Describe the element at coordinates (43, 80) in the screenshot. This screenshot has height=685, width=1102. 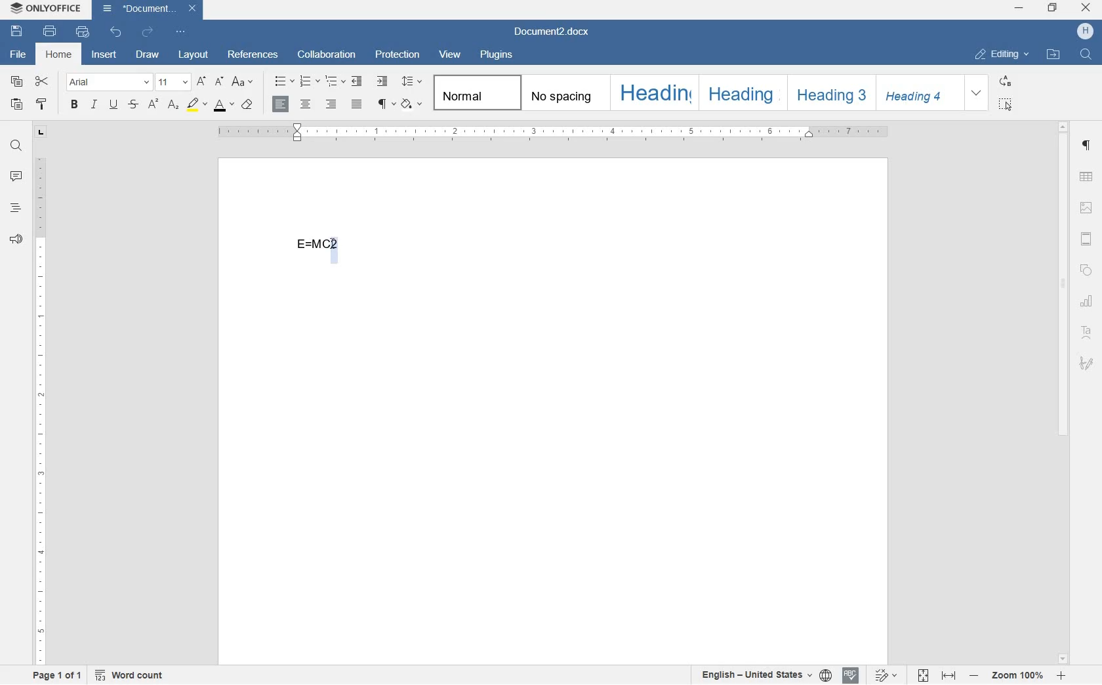
I see `cut` at that location.